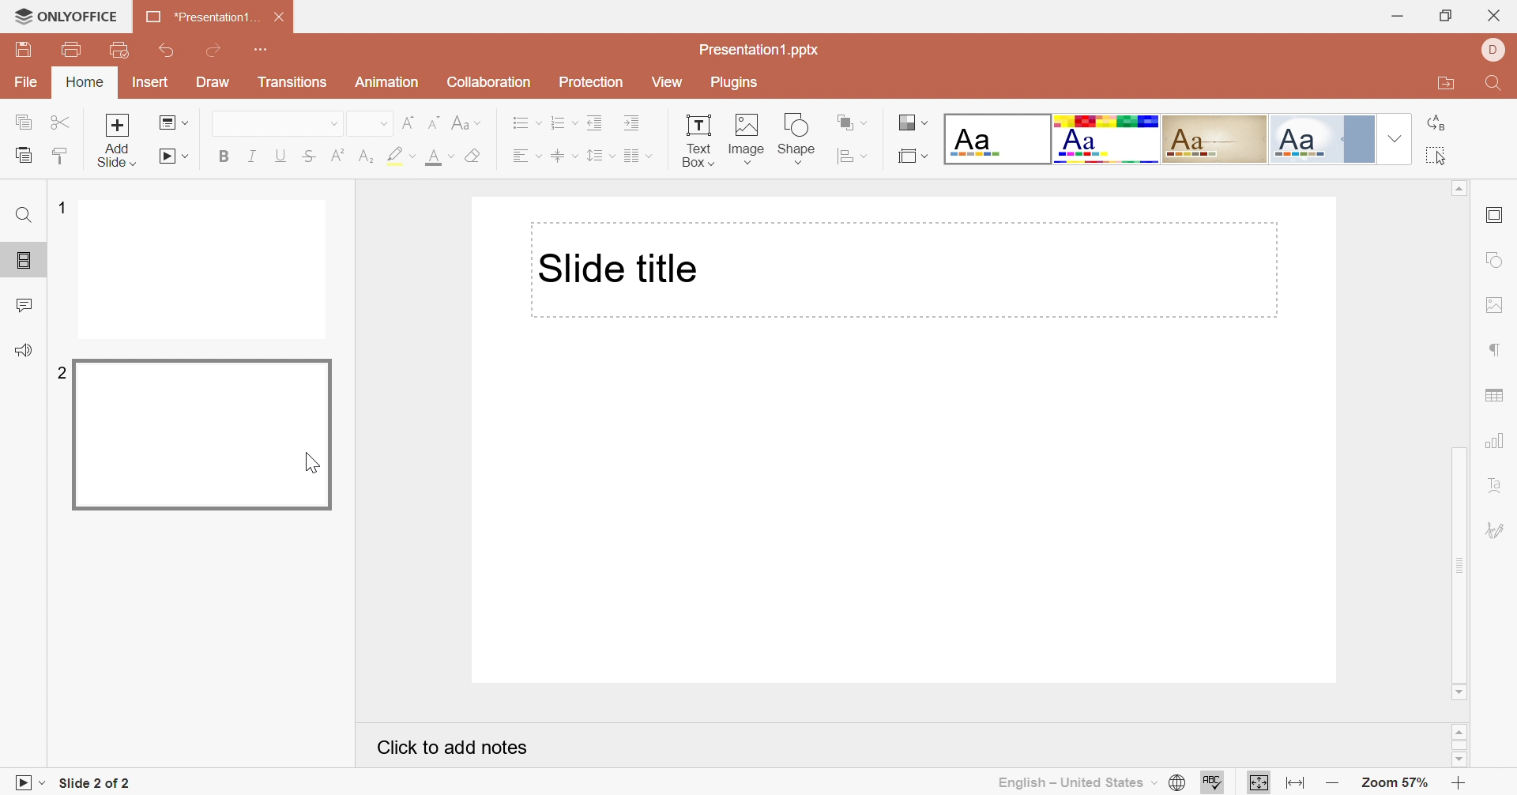 Image resolution: width=1517 pixels, height=795 pixels. Describe the element at coordinates (206, 269) in the screenshot. I see `Slide 1` at that location.